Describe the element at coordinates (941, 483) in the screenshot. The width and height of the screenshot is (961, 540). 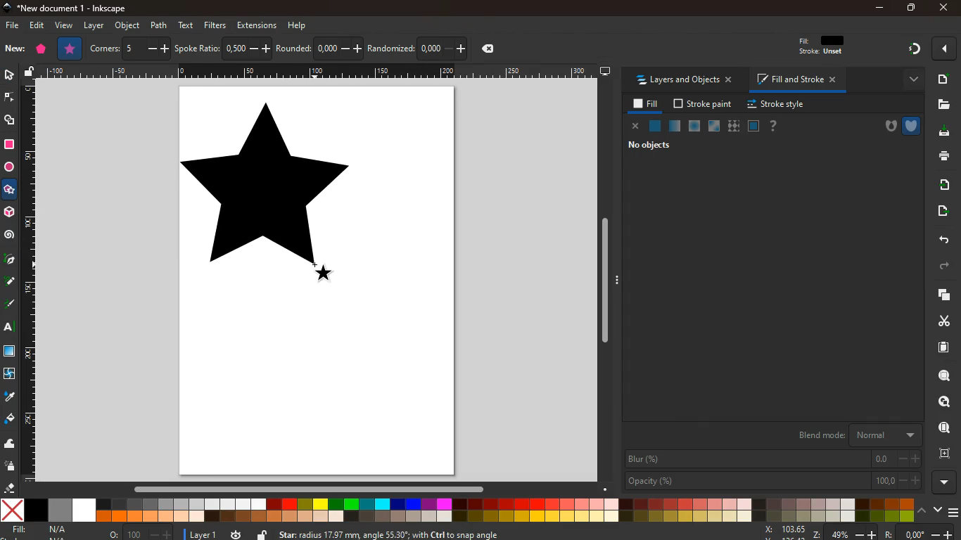
I see `more` at that location.